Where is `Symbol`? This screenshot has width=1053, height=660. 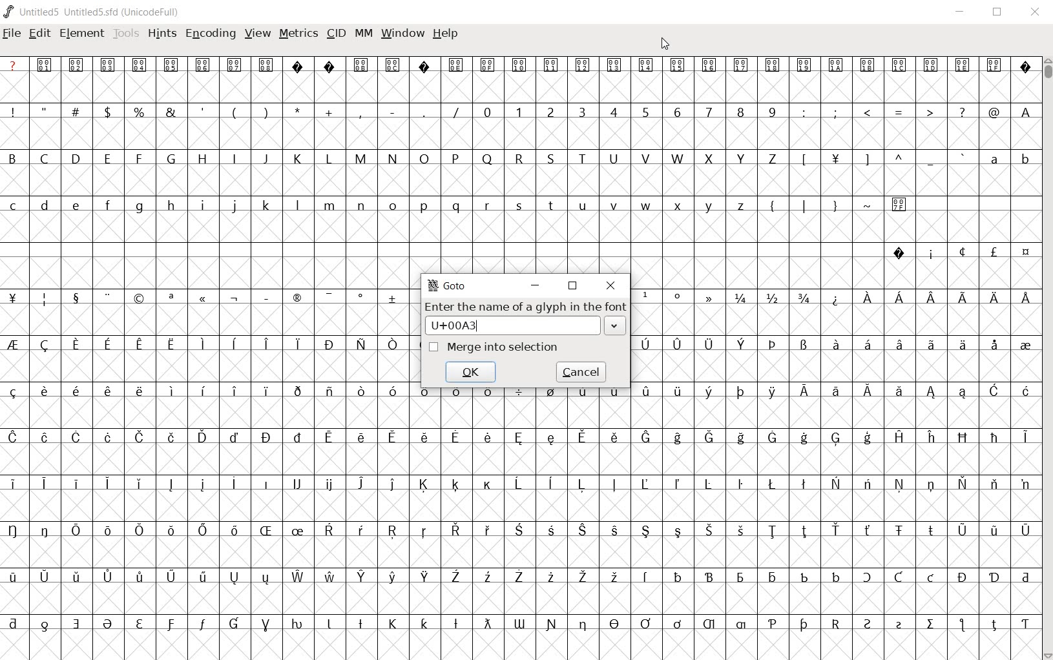 Symbol is located at coordinates (360, 344).